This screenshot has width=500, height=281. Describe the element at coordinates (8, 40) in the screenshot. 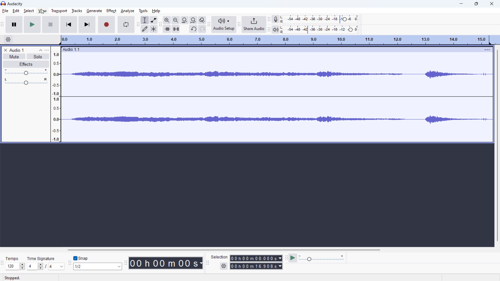

I see `timeline settings` at that location.